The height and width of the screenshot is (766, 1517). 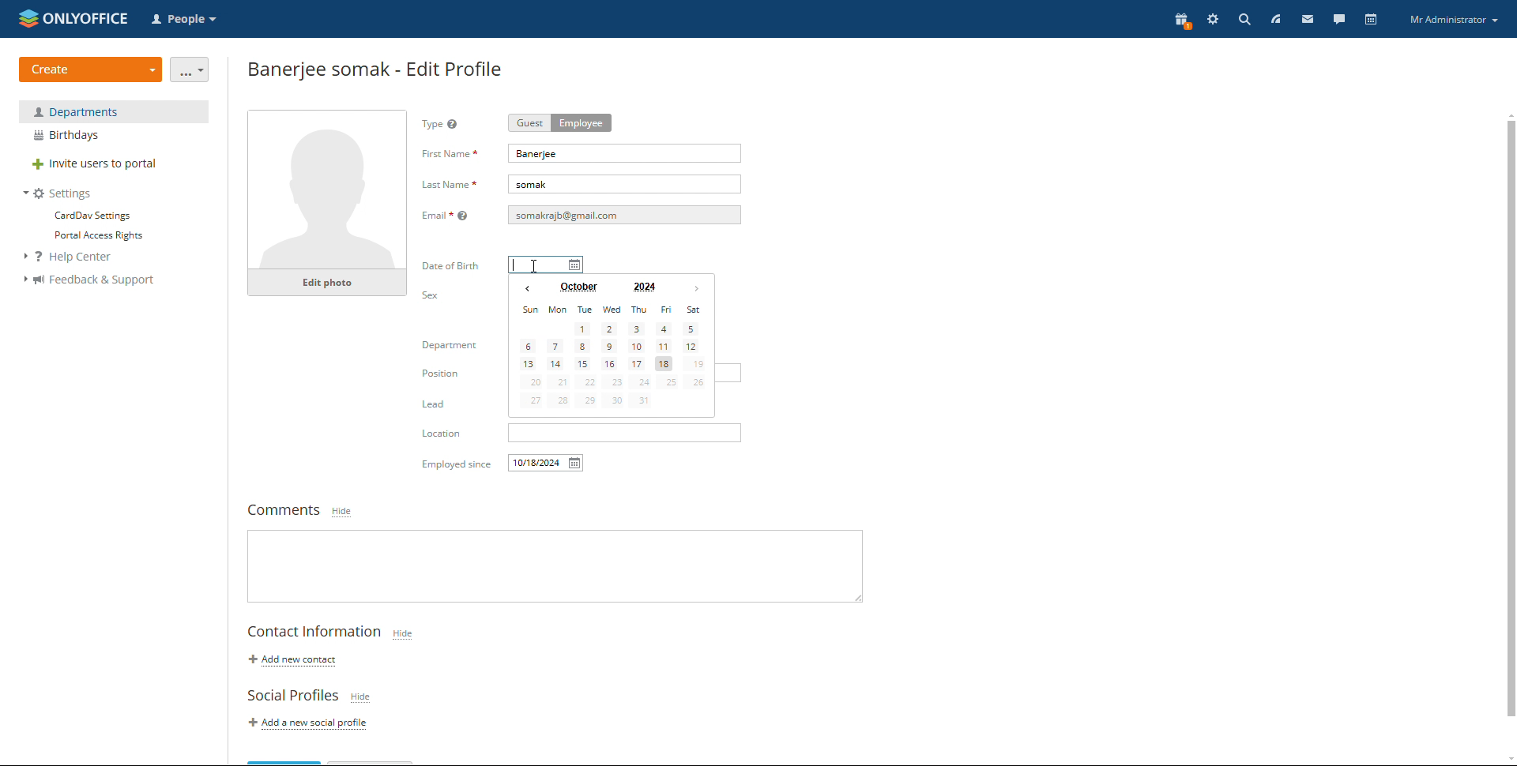 I want to click on next month, so click(x=695, y=288).